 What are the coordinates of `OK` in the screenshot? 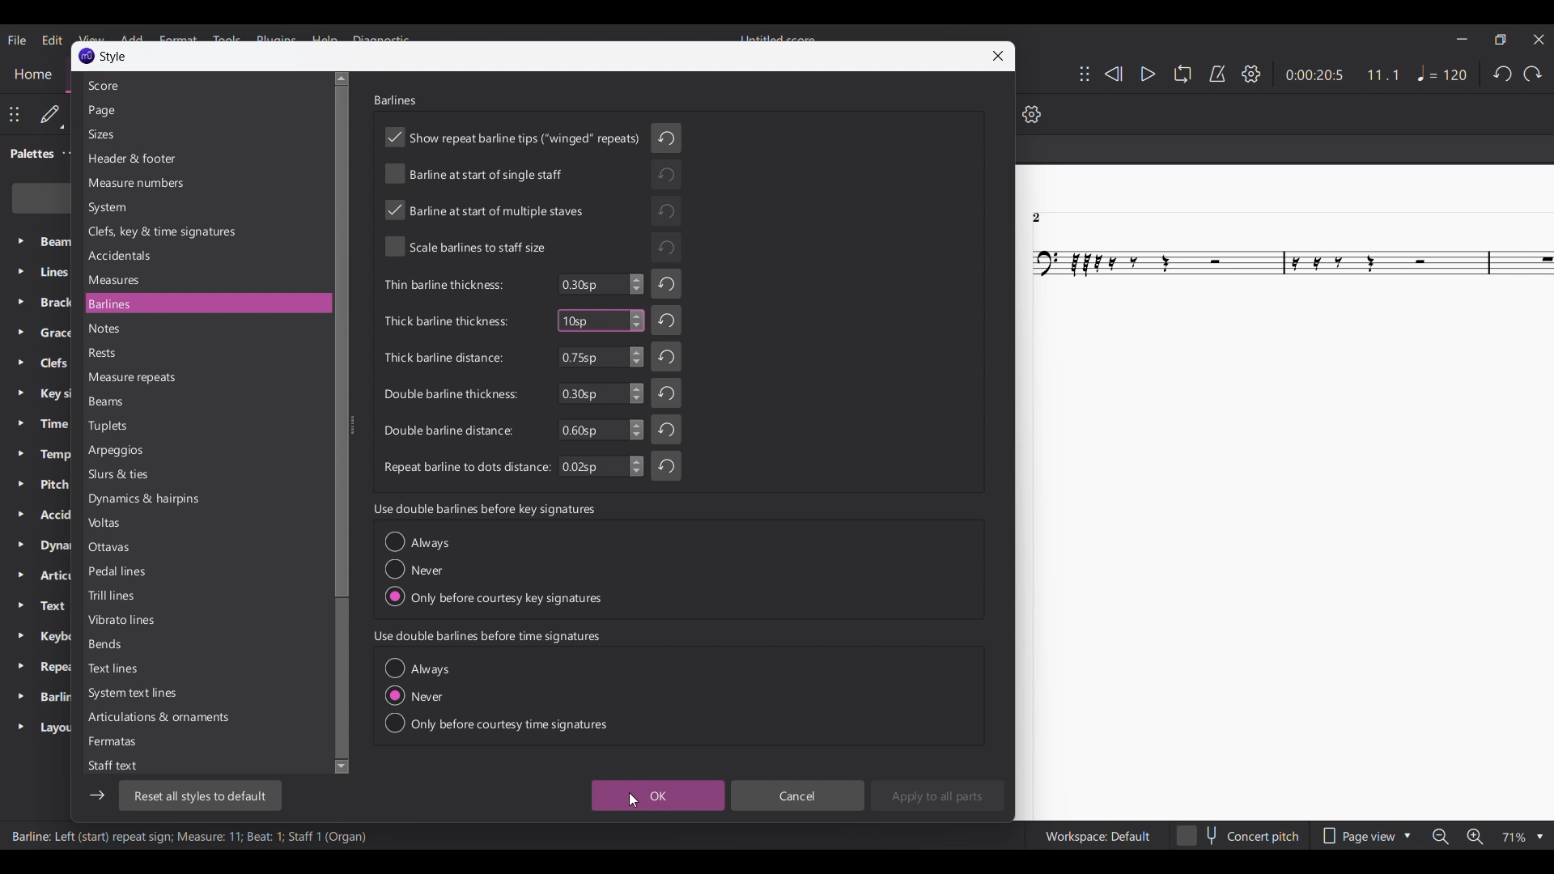 It's located at (659, 795).